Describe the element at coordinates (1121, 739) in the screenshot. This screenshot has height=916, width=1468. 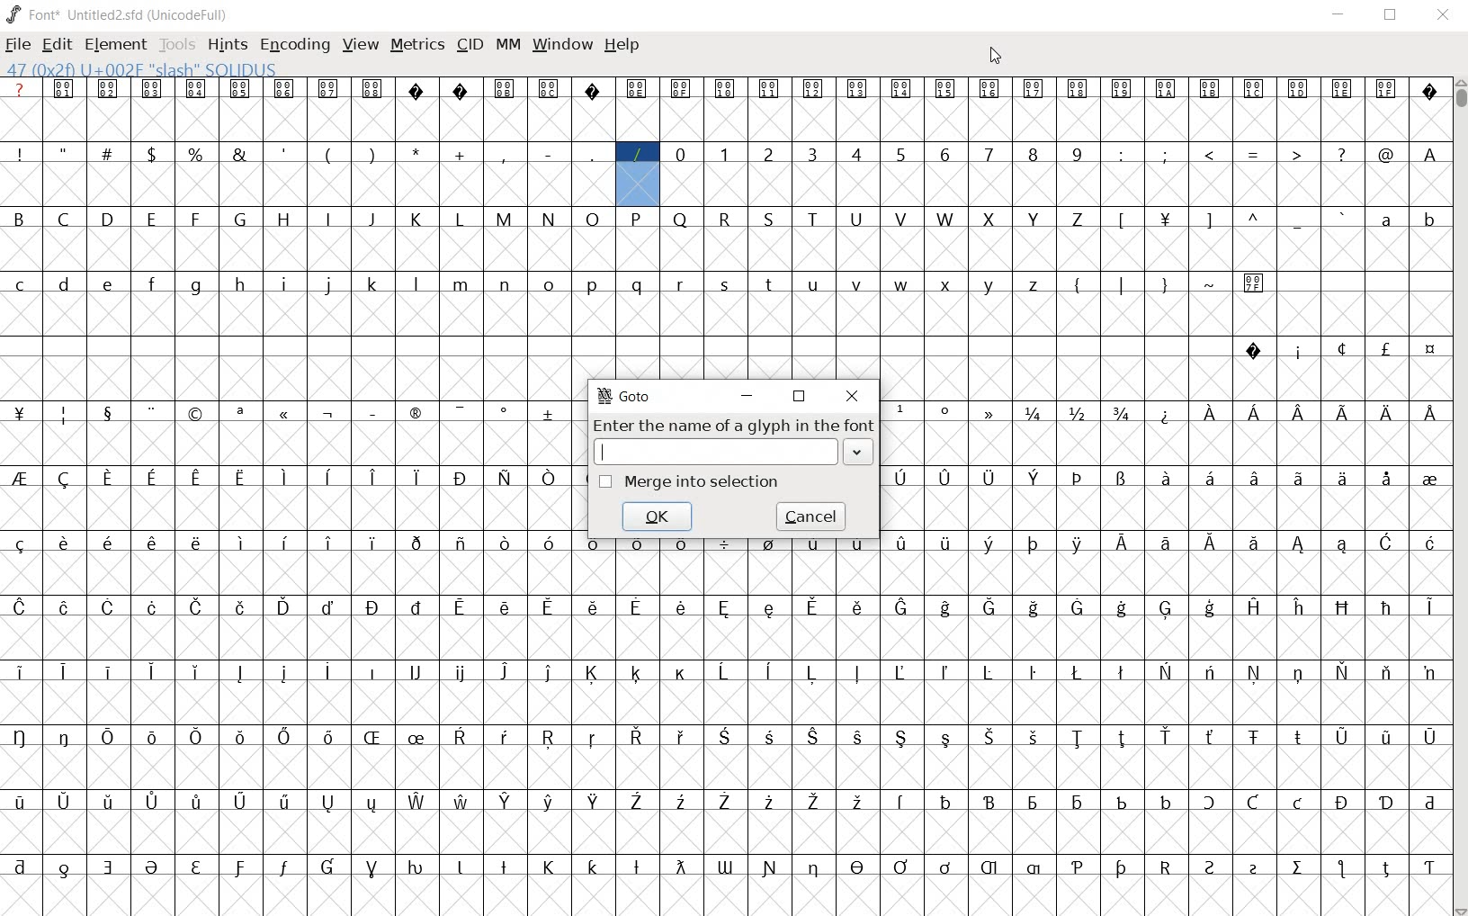
I see `glyph` at that location.